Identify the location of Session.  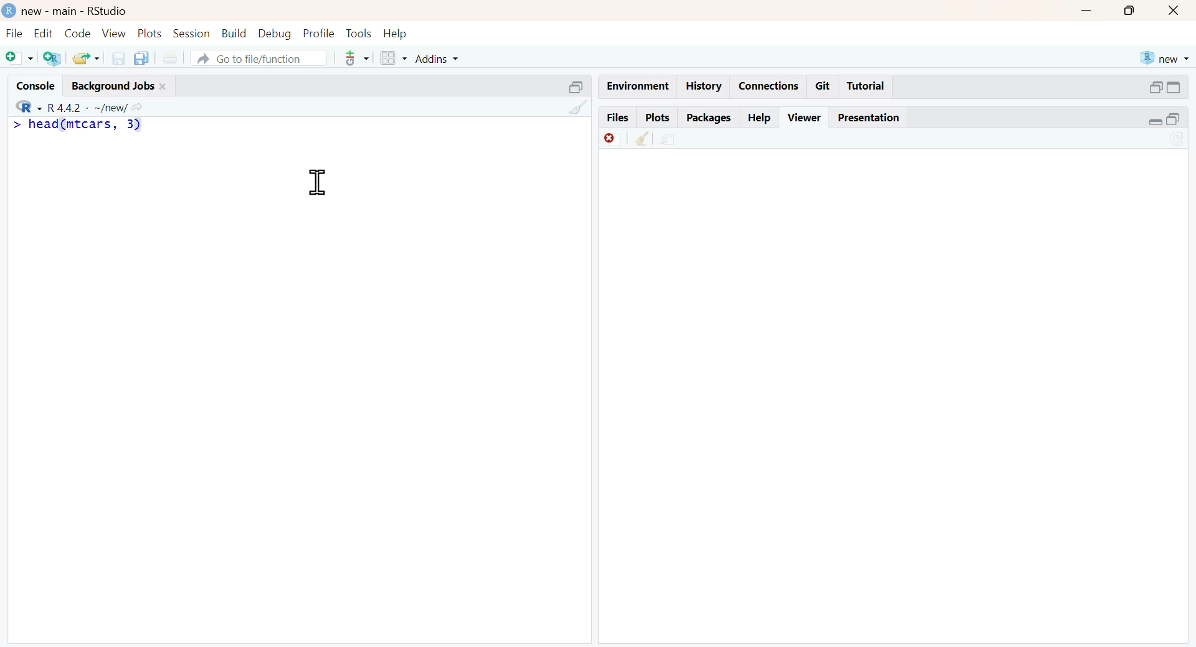
(191, 34).